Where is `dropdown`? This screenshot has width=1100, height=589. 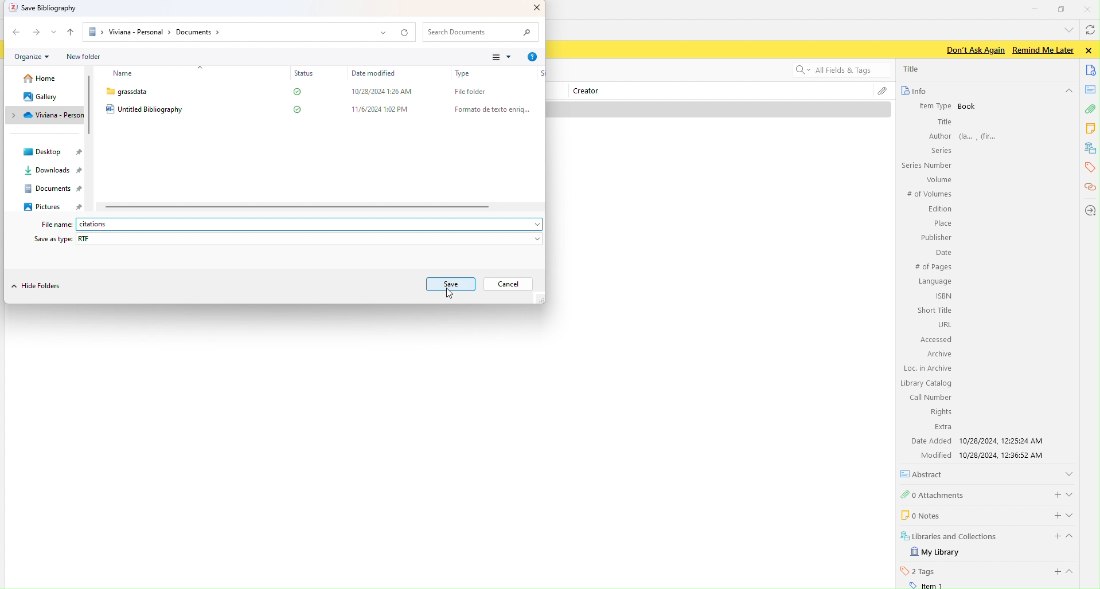 dropdown is located at coordinates (54, 32).